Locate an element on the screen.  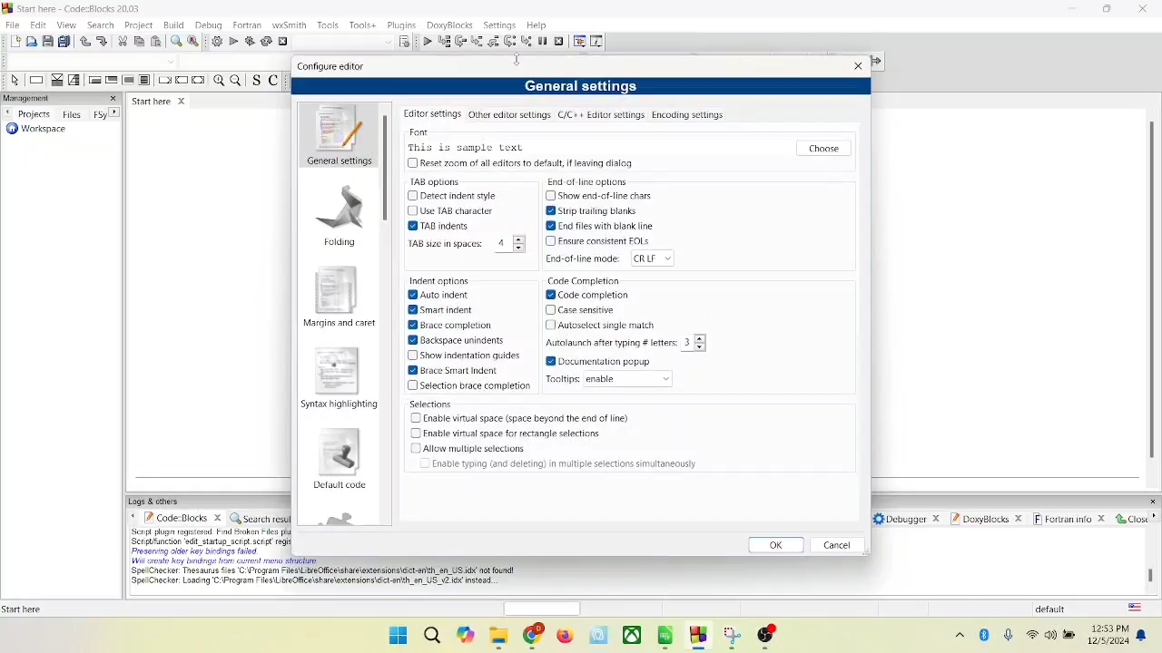
new is located at coordinates (14, 42).